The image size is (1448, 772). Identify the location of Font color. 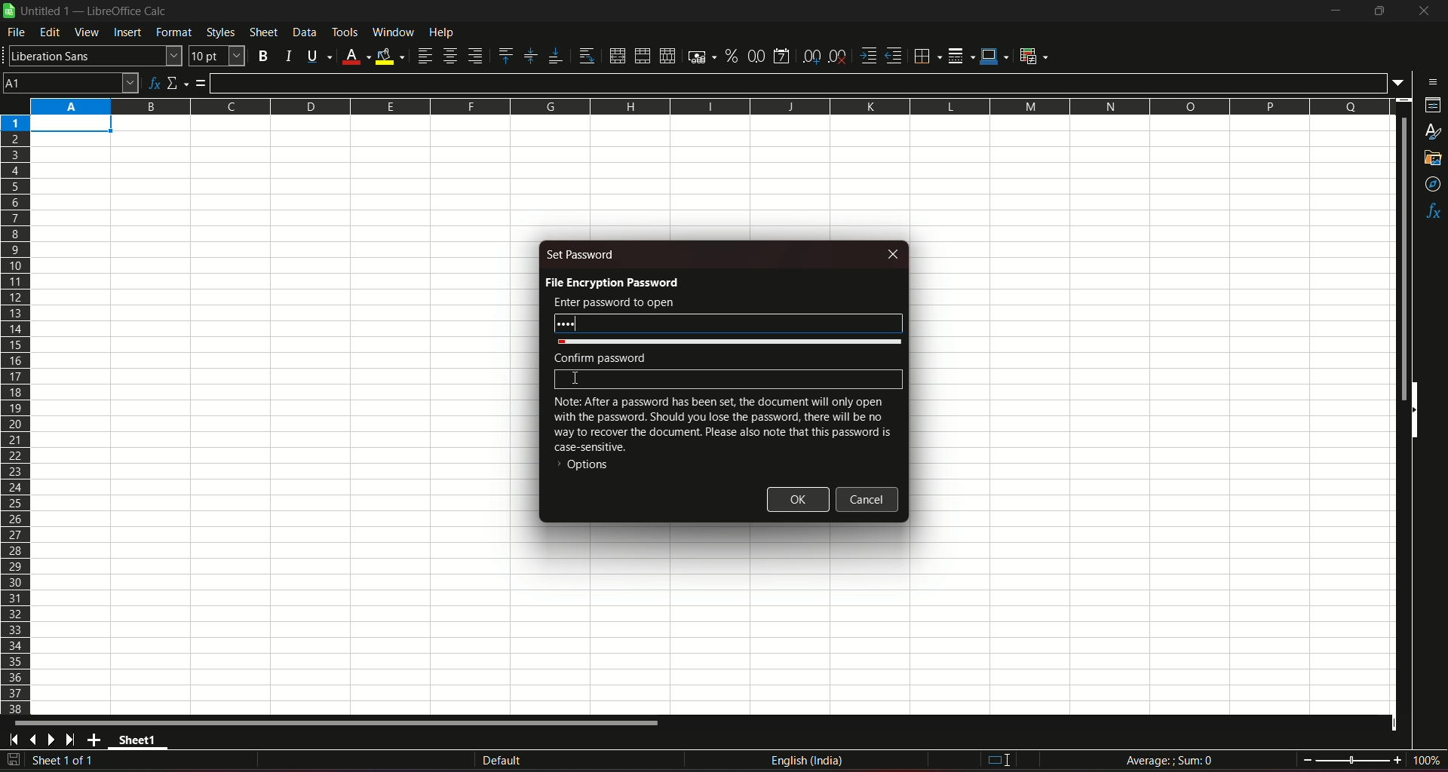
(354, 54).